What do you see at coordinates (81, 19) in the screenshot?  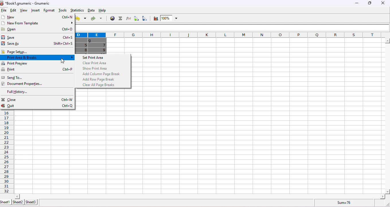 I see `undo` at bounding box center [81, 19].